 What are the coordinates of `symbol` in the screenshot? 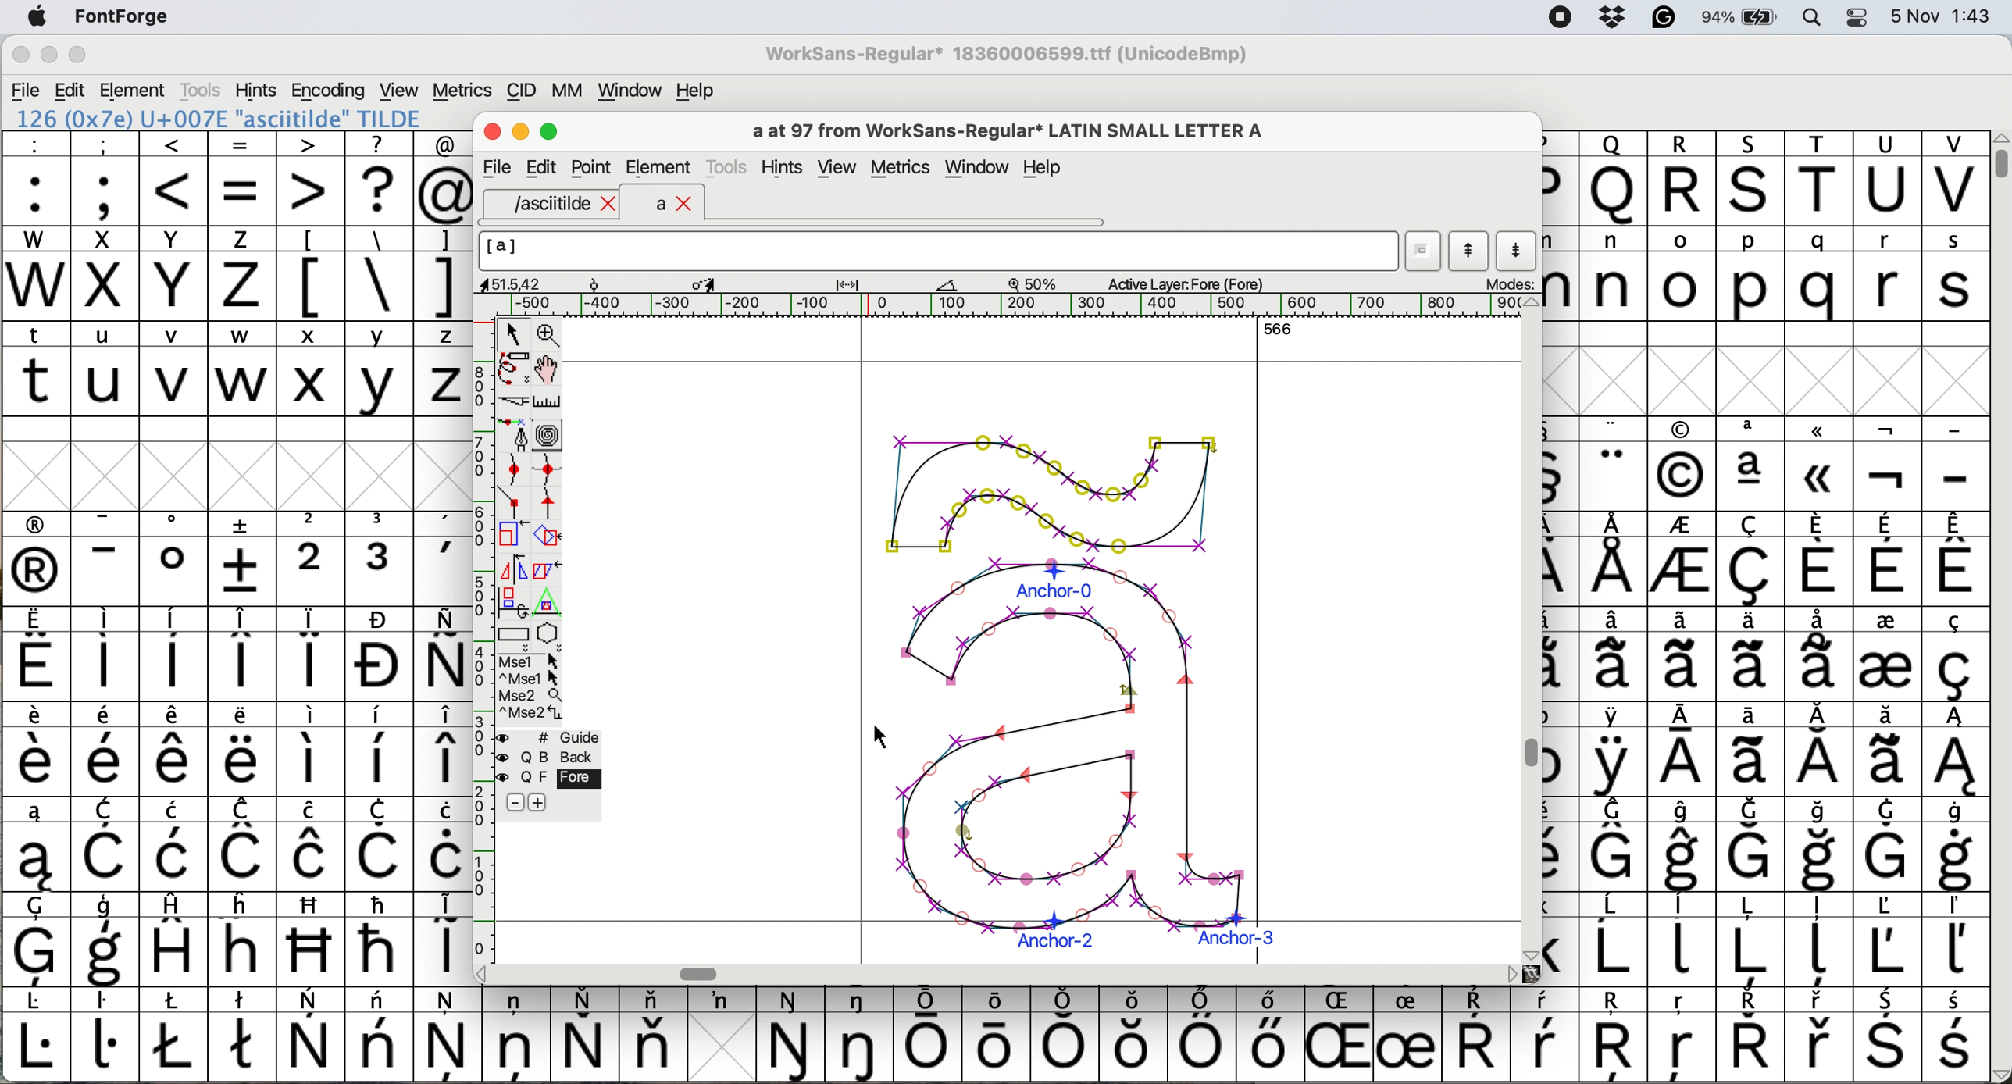 It's located at (36, 1036).